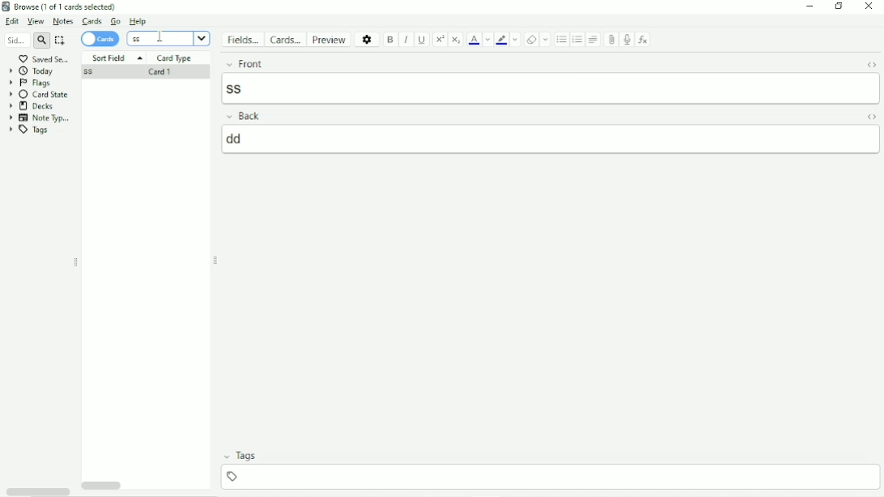 This screenshot has width=884, height=497. I want to click on Card Type, so click(174, 58).